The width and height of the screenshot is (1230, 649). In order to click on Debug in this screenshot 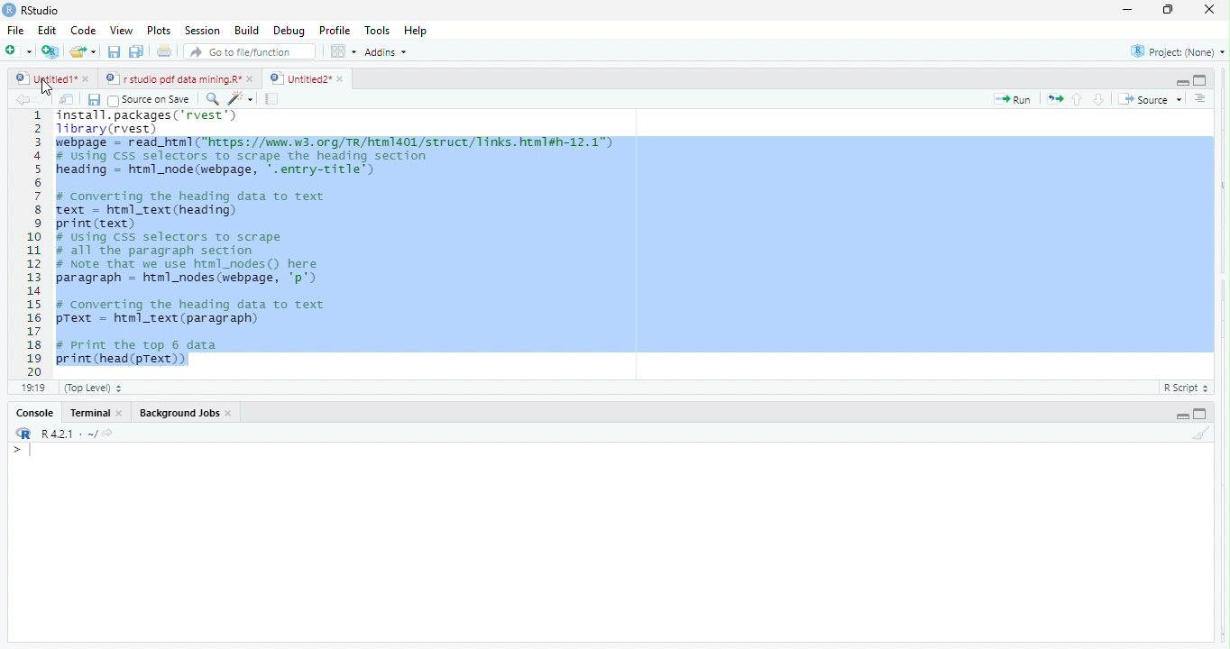, I will do `click(289, 32)`.